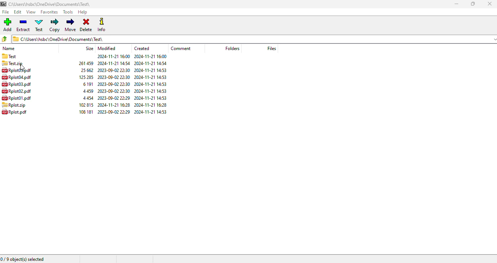 The height and width of the screenshot is (263, 497). Describe the element at coordinates (5, 12) in the screenshot. I see `file` at that location.